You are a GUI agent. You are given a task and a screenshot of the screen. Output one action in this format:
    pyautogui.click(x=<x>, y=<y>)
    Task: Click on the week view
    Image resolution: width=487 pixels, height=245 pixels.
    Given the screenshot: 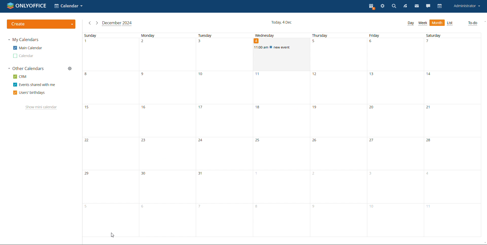 What is the action you would take?
    pyautogui.click(x=423, y=23)
    